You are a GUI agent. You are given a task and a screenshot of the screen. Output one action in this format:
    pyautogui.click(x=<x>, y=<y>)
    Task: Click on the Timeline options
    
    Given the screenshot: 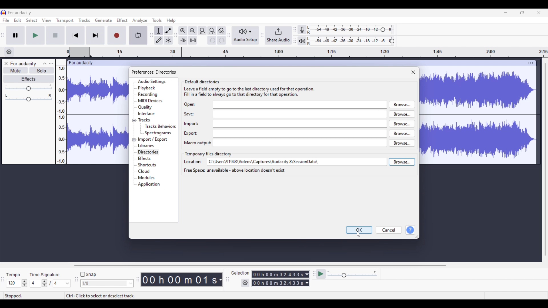 What is the action you would take?
    pyautogui.click(x=9, y=52)
    